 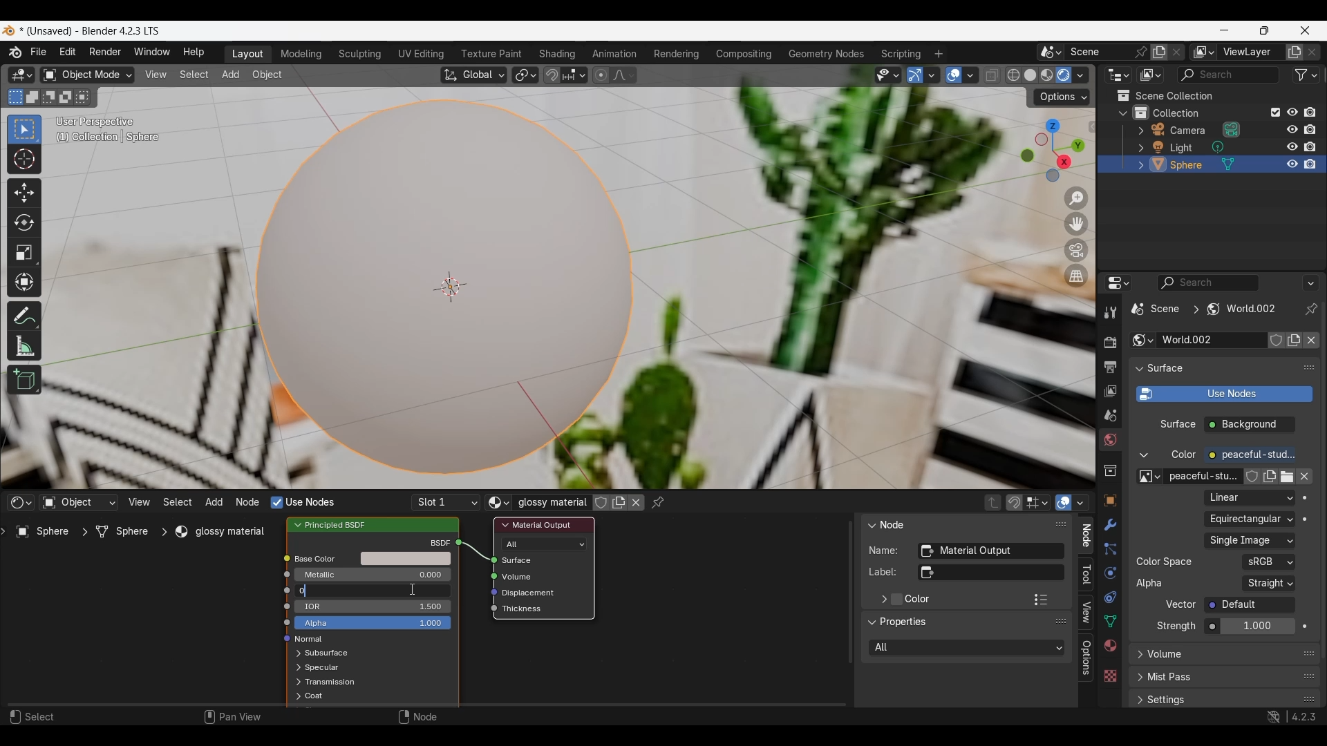 I want to click on Toggle x-ray, so click(x=992, y=75).